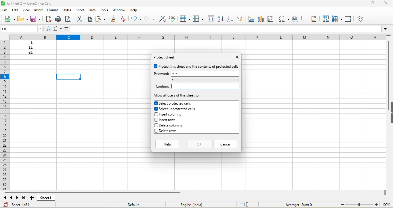  What do you see at coordinates (177, 126) in the screenshot?
I see `delete columns` at bounding box center [177, 126].